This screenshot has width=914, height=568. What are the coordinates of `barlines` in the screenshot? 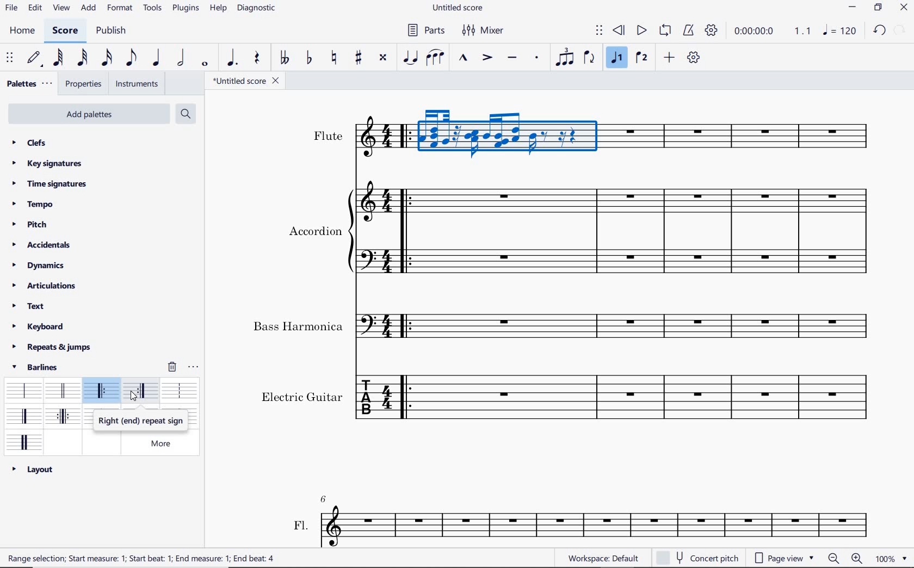 It's located at (39, 367).